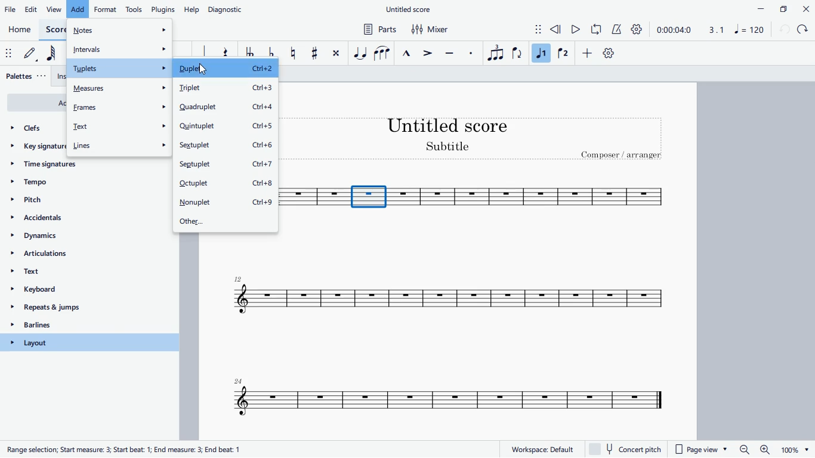  What do you see at coordinates (410, 10) in the screenshot?
I see `untitled score` at bounding box center [410, 10].